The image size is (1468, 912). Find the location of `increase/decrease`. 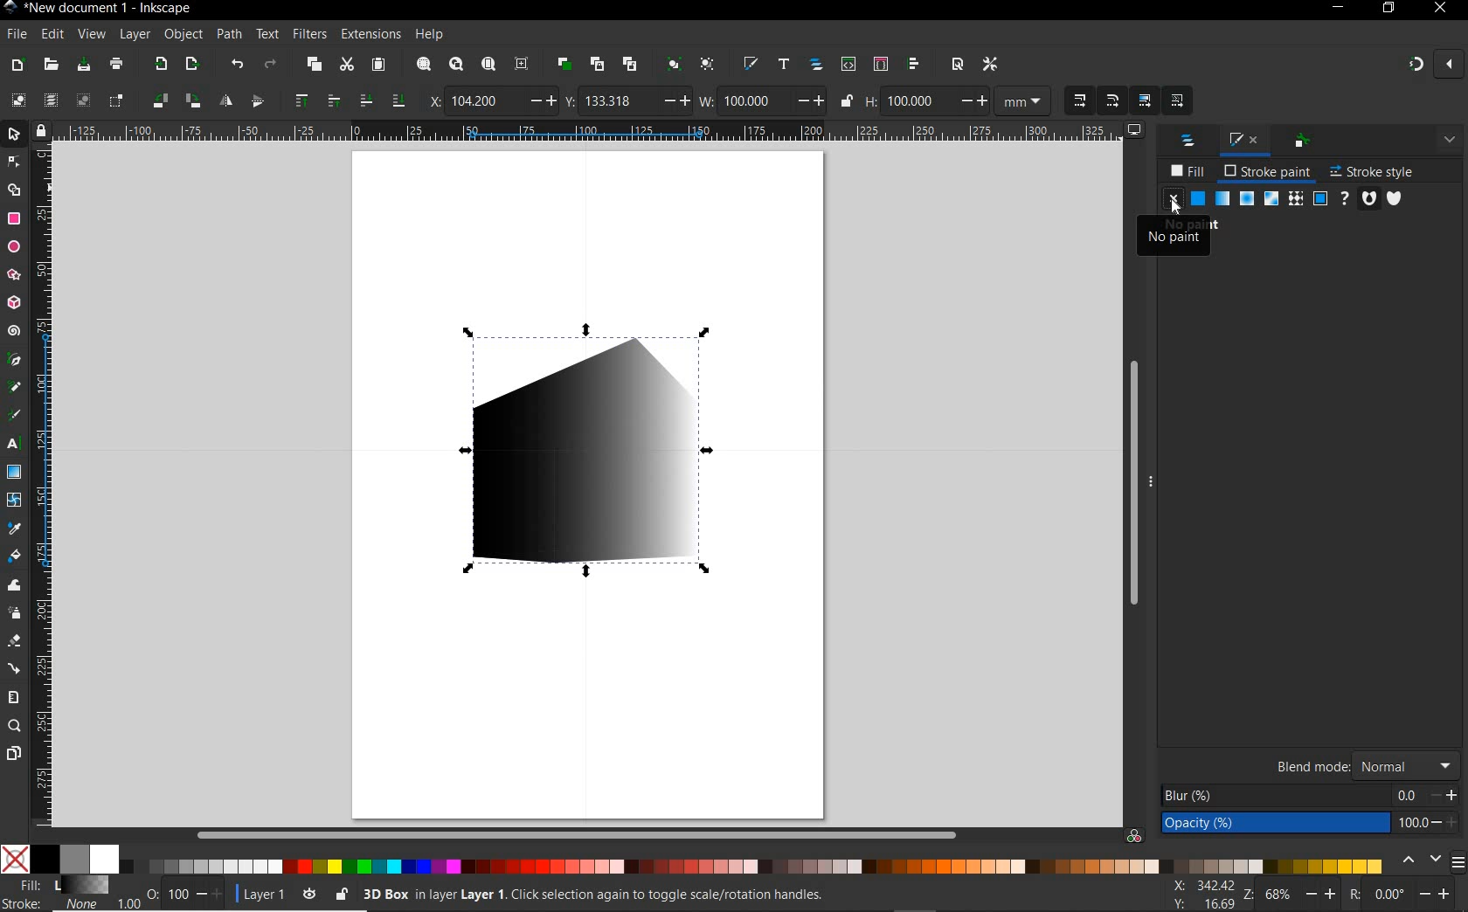

increase/decrease is located at coordinates (1444, 796).